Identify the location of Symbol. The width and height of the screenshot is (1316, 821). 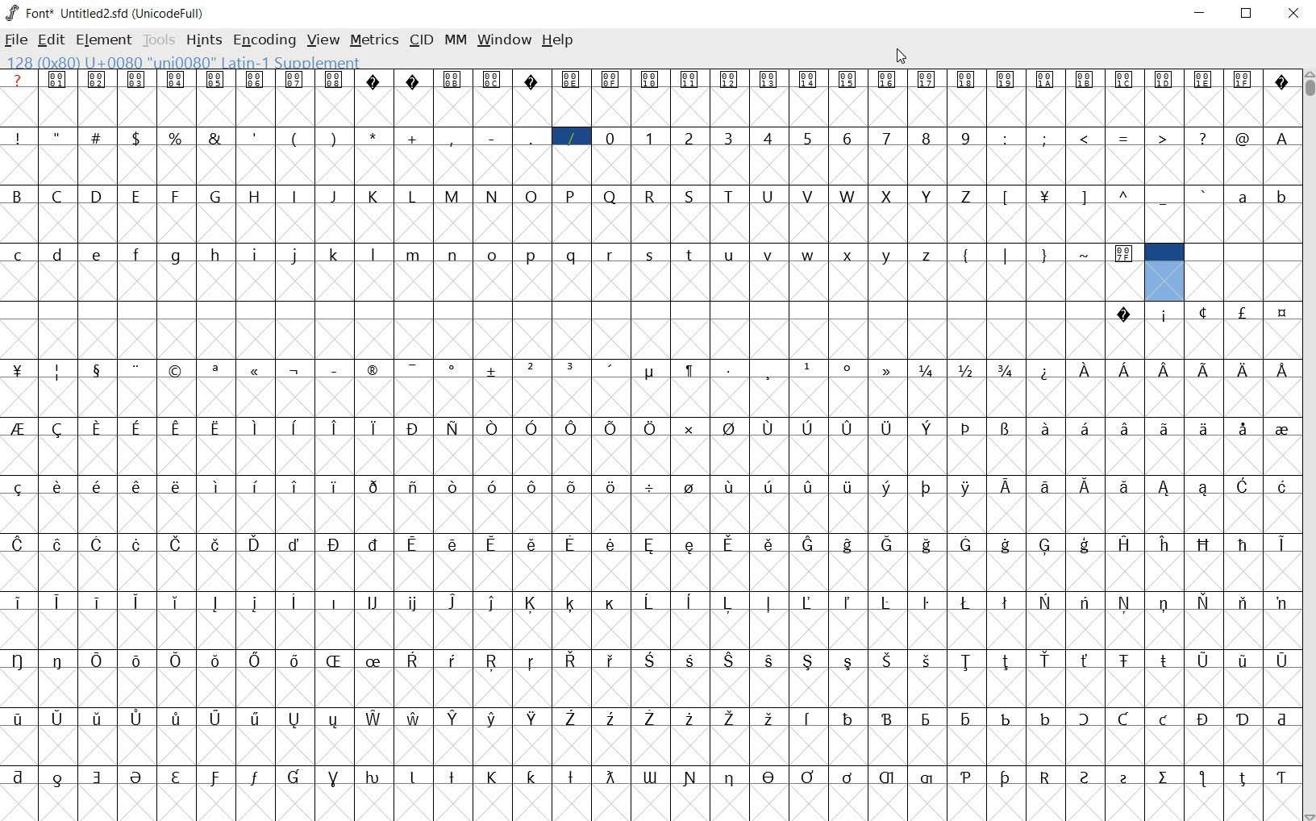
(19, 429).